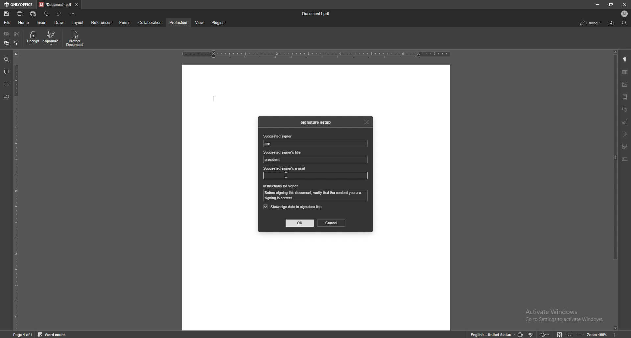  I want to click on spell check, so click(531, 333).